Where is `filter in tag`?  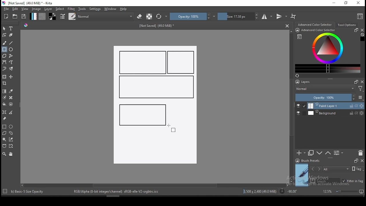
filter in tag is located at coordinates (353, 181).